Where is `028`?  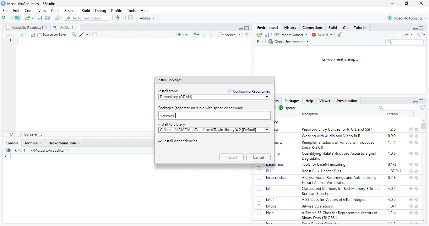 028 is located at coordinates (392, 178).